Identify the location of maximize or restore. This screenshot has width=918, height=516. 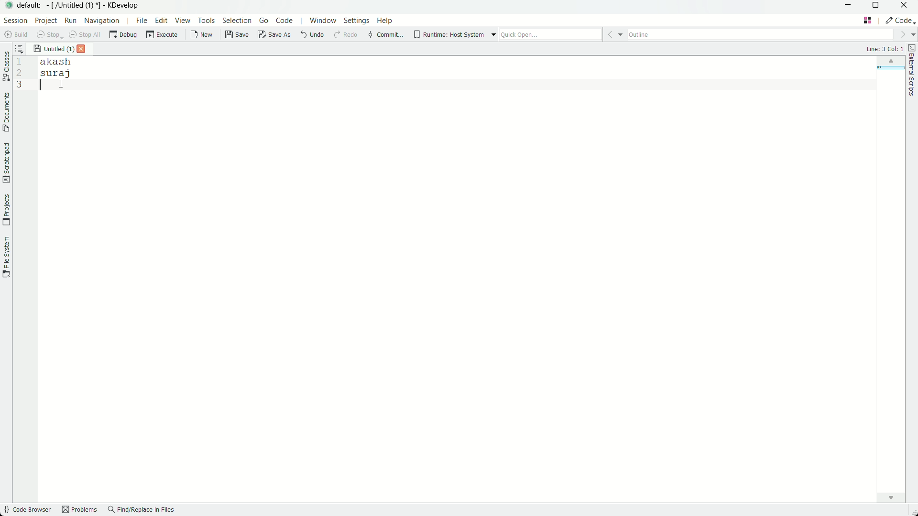
(877, 7).